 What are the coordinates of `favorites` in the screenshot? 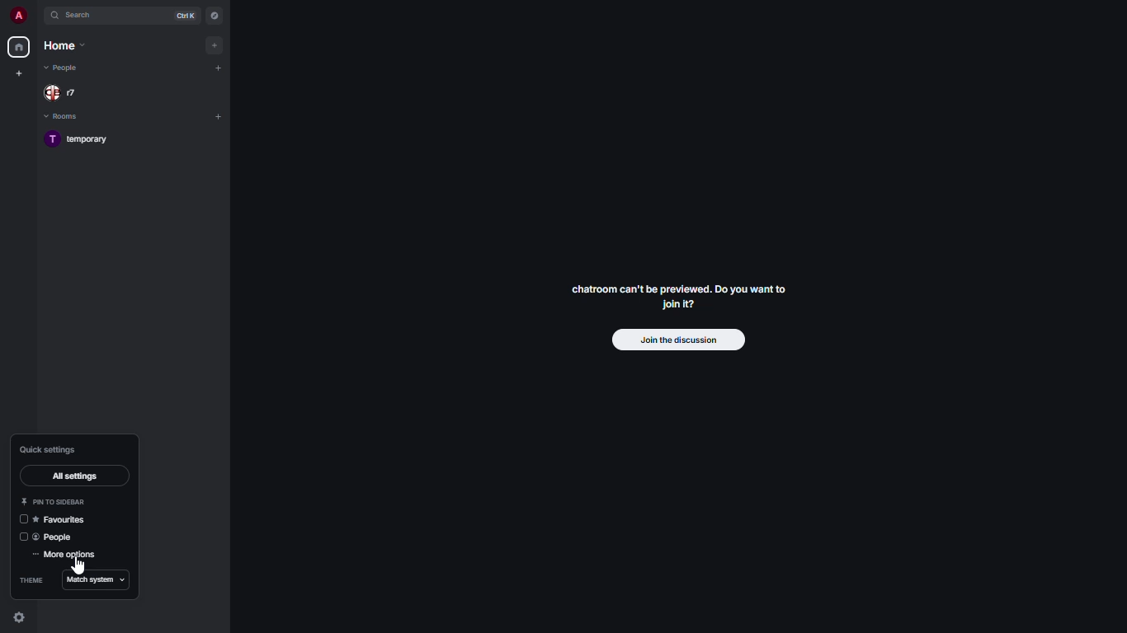 It's located at (60, 522).